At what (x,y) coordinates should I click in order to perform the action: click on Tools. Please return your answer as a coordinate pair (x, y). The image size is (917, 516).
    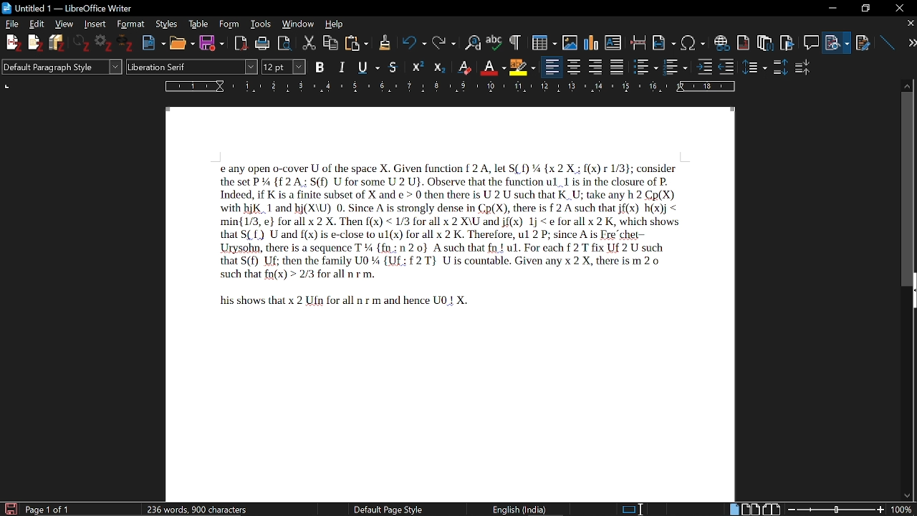
    Looking at the image, I should click on (259, 24).